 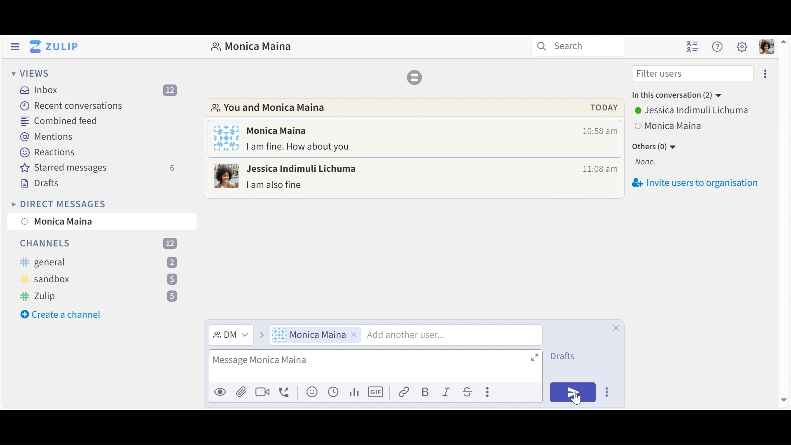 I want to click on Bold, so click(x=427, y=392).